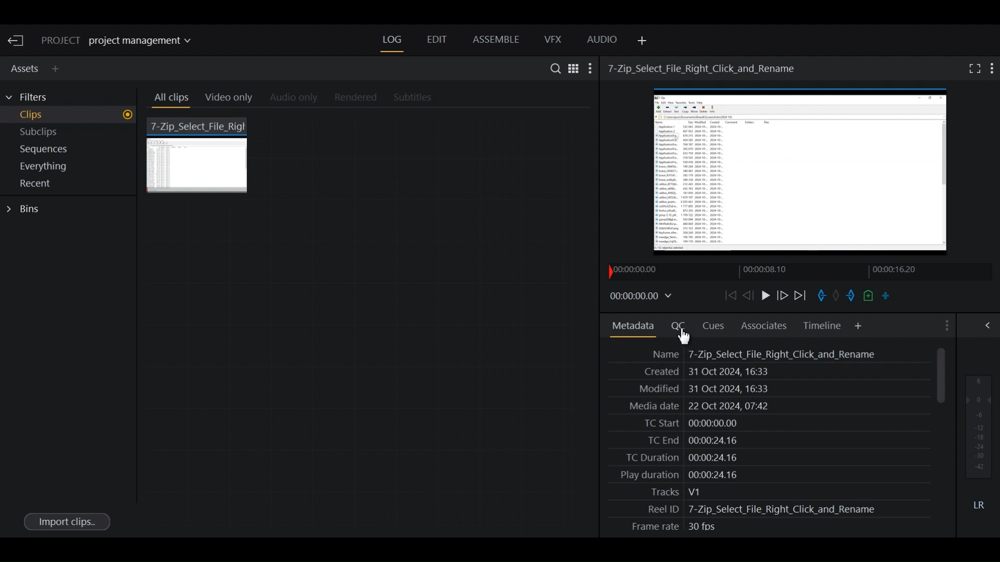 The height and width of the screenshot is (562, 1000). Describe the element at coordinates (124, 41) in the screenshot. I see `Show/change current project details` at that location.